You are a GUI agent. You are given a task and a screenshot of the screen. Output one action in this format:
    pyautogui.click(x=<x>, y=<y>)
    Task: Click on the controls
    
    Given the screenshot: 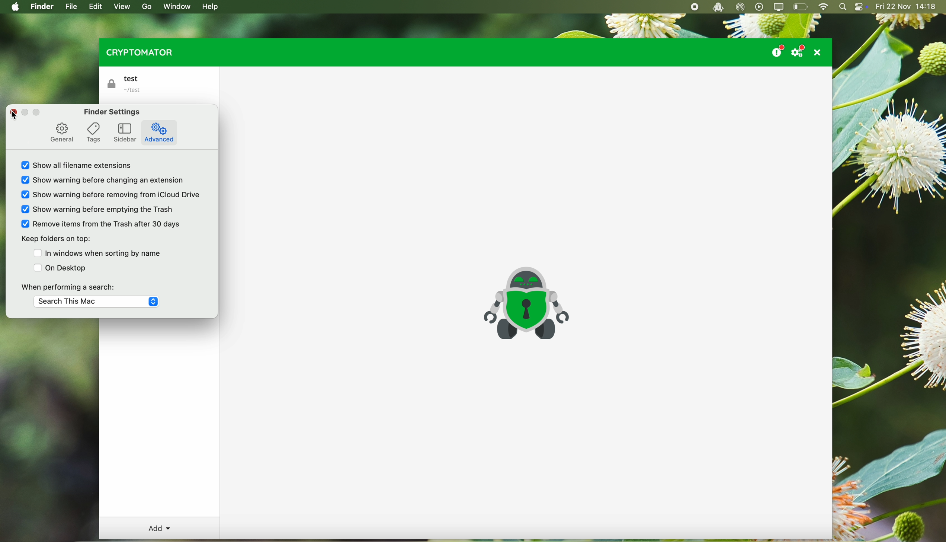 What is the action you would take?
    pyautogui.click(x=861, y=7)
    